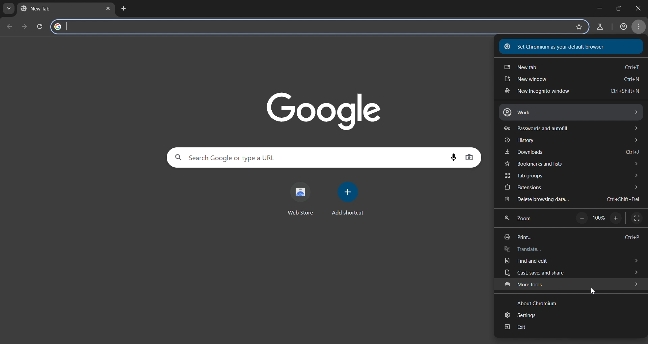 This screenshot has width=648, height=344. What do you see at coordinates (516, 328) in the screenshot?
I see `exit` at bounding box center [516, 328].